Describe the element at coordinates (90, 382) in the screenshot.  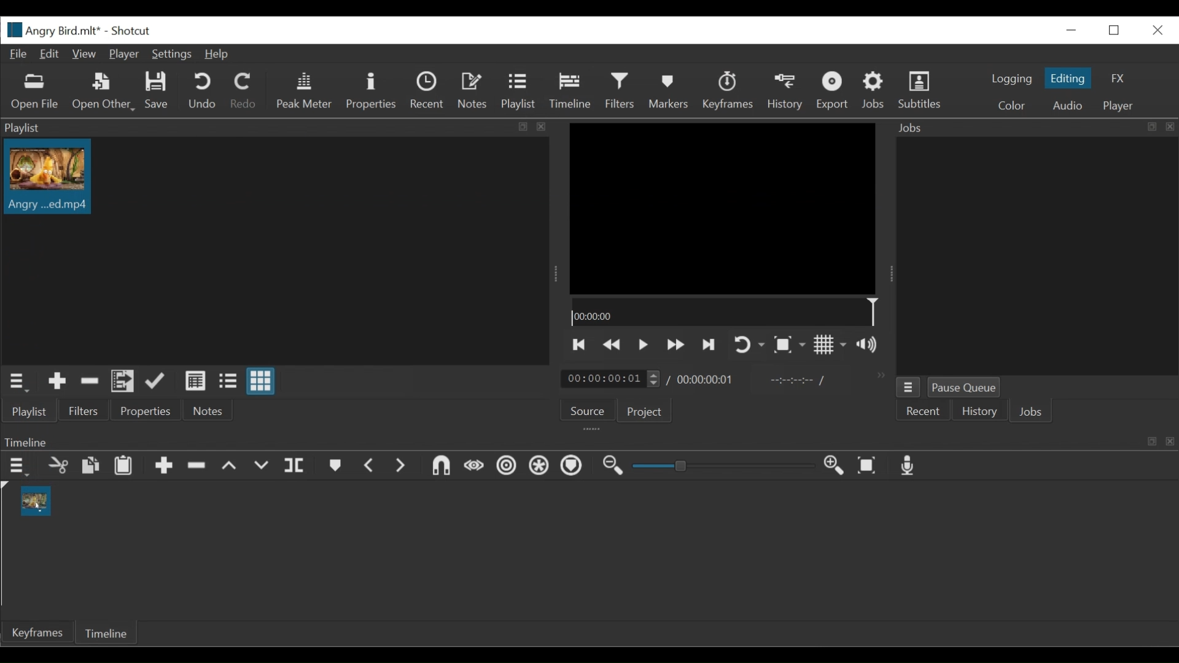
I see `Remove cut` at that location.